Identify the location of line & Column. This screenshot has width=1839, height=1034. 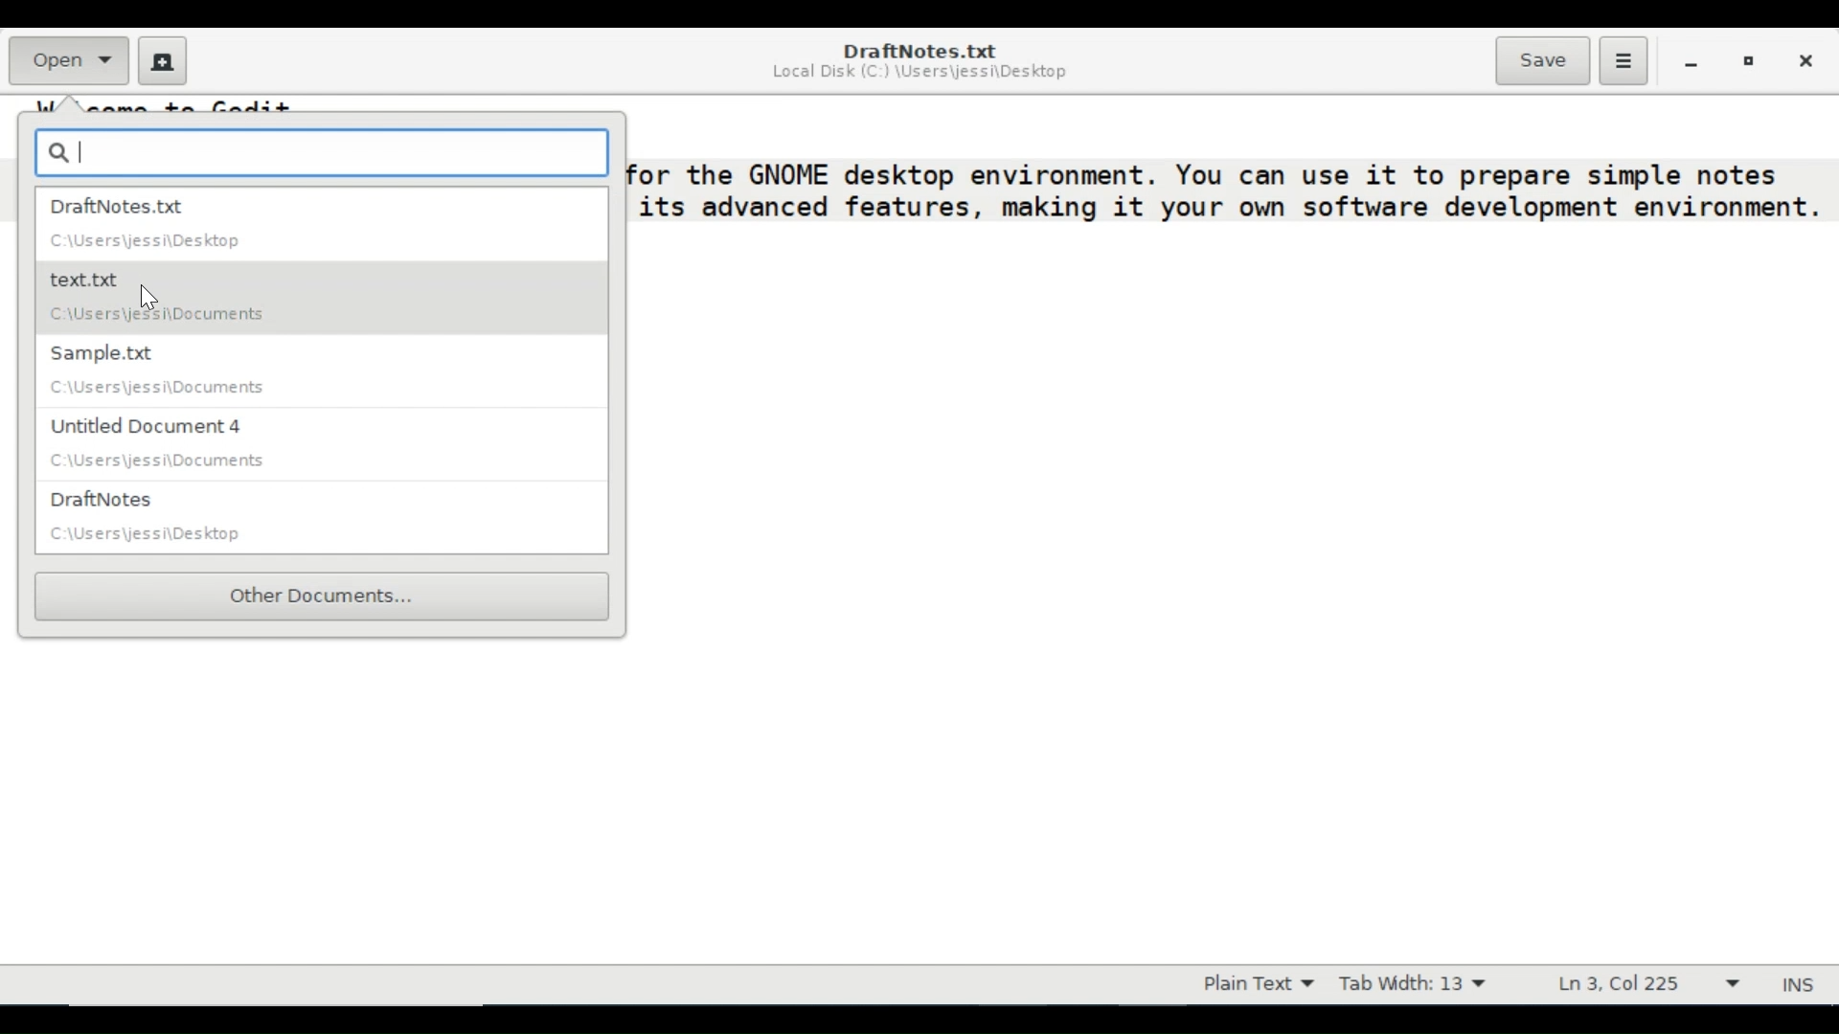
(1652, 984).